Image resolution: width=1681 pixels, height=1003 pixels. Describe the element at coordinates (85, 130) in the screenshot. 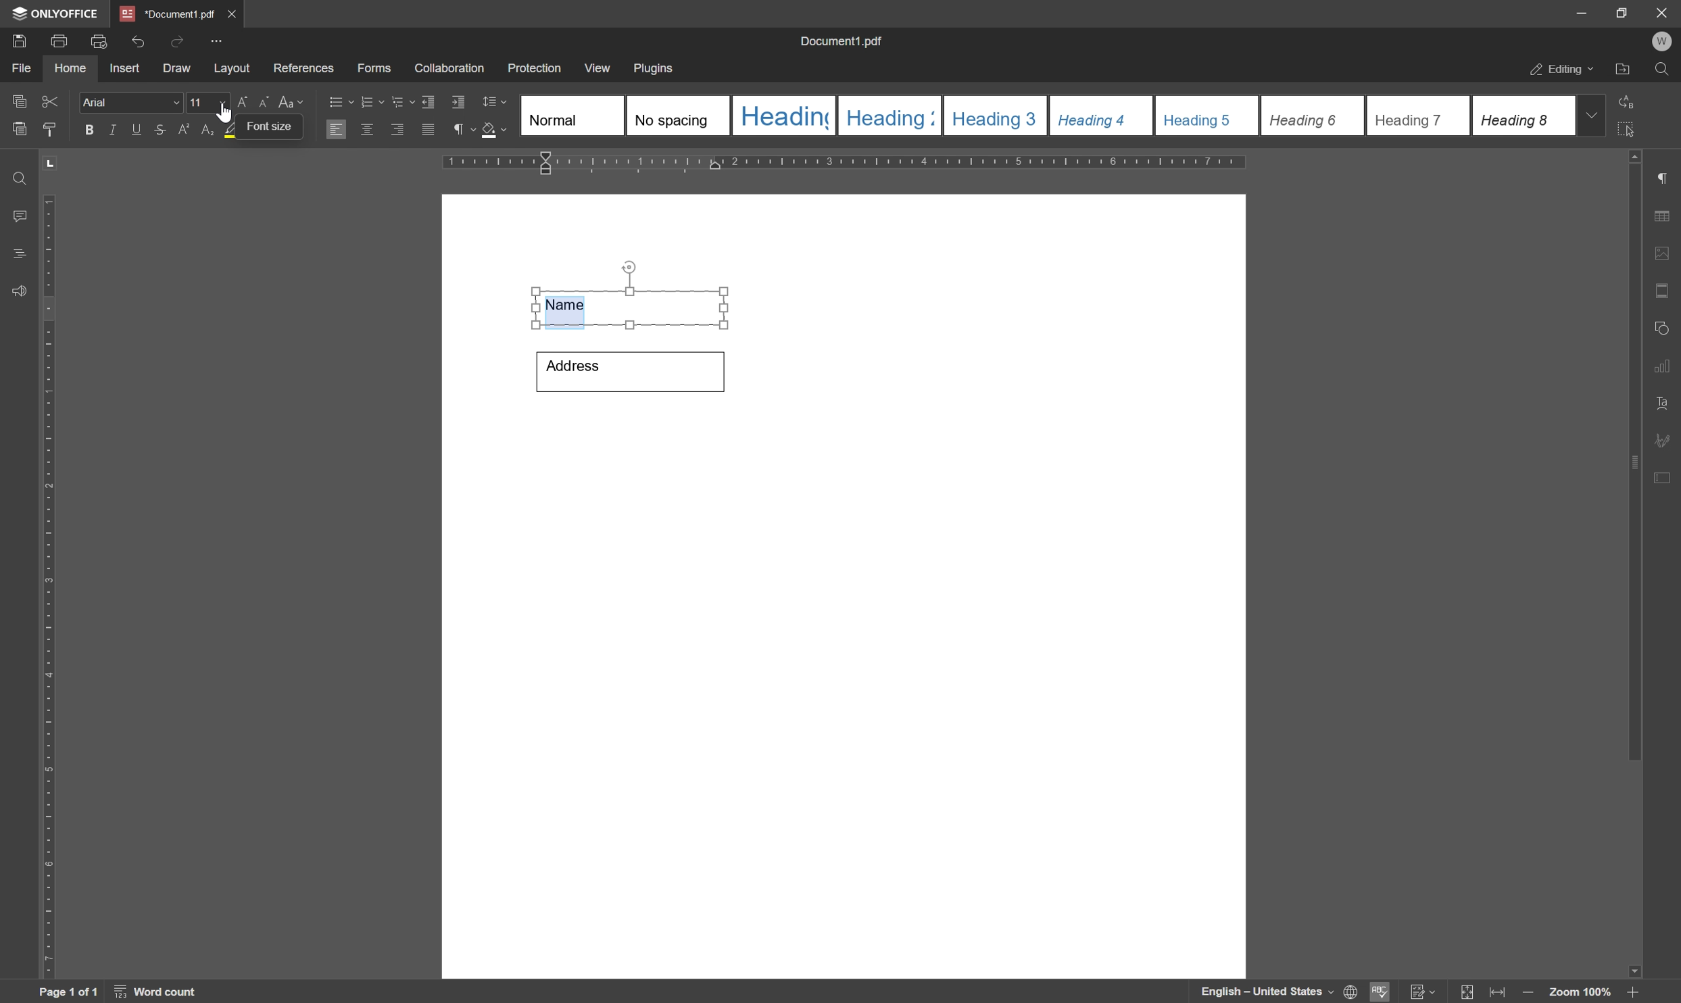

I see `bold` at that location.